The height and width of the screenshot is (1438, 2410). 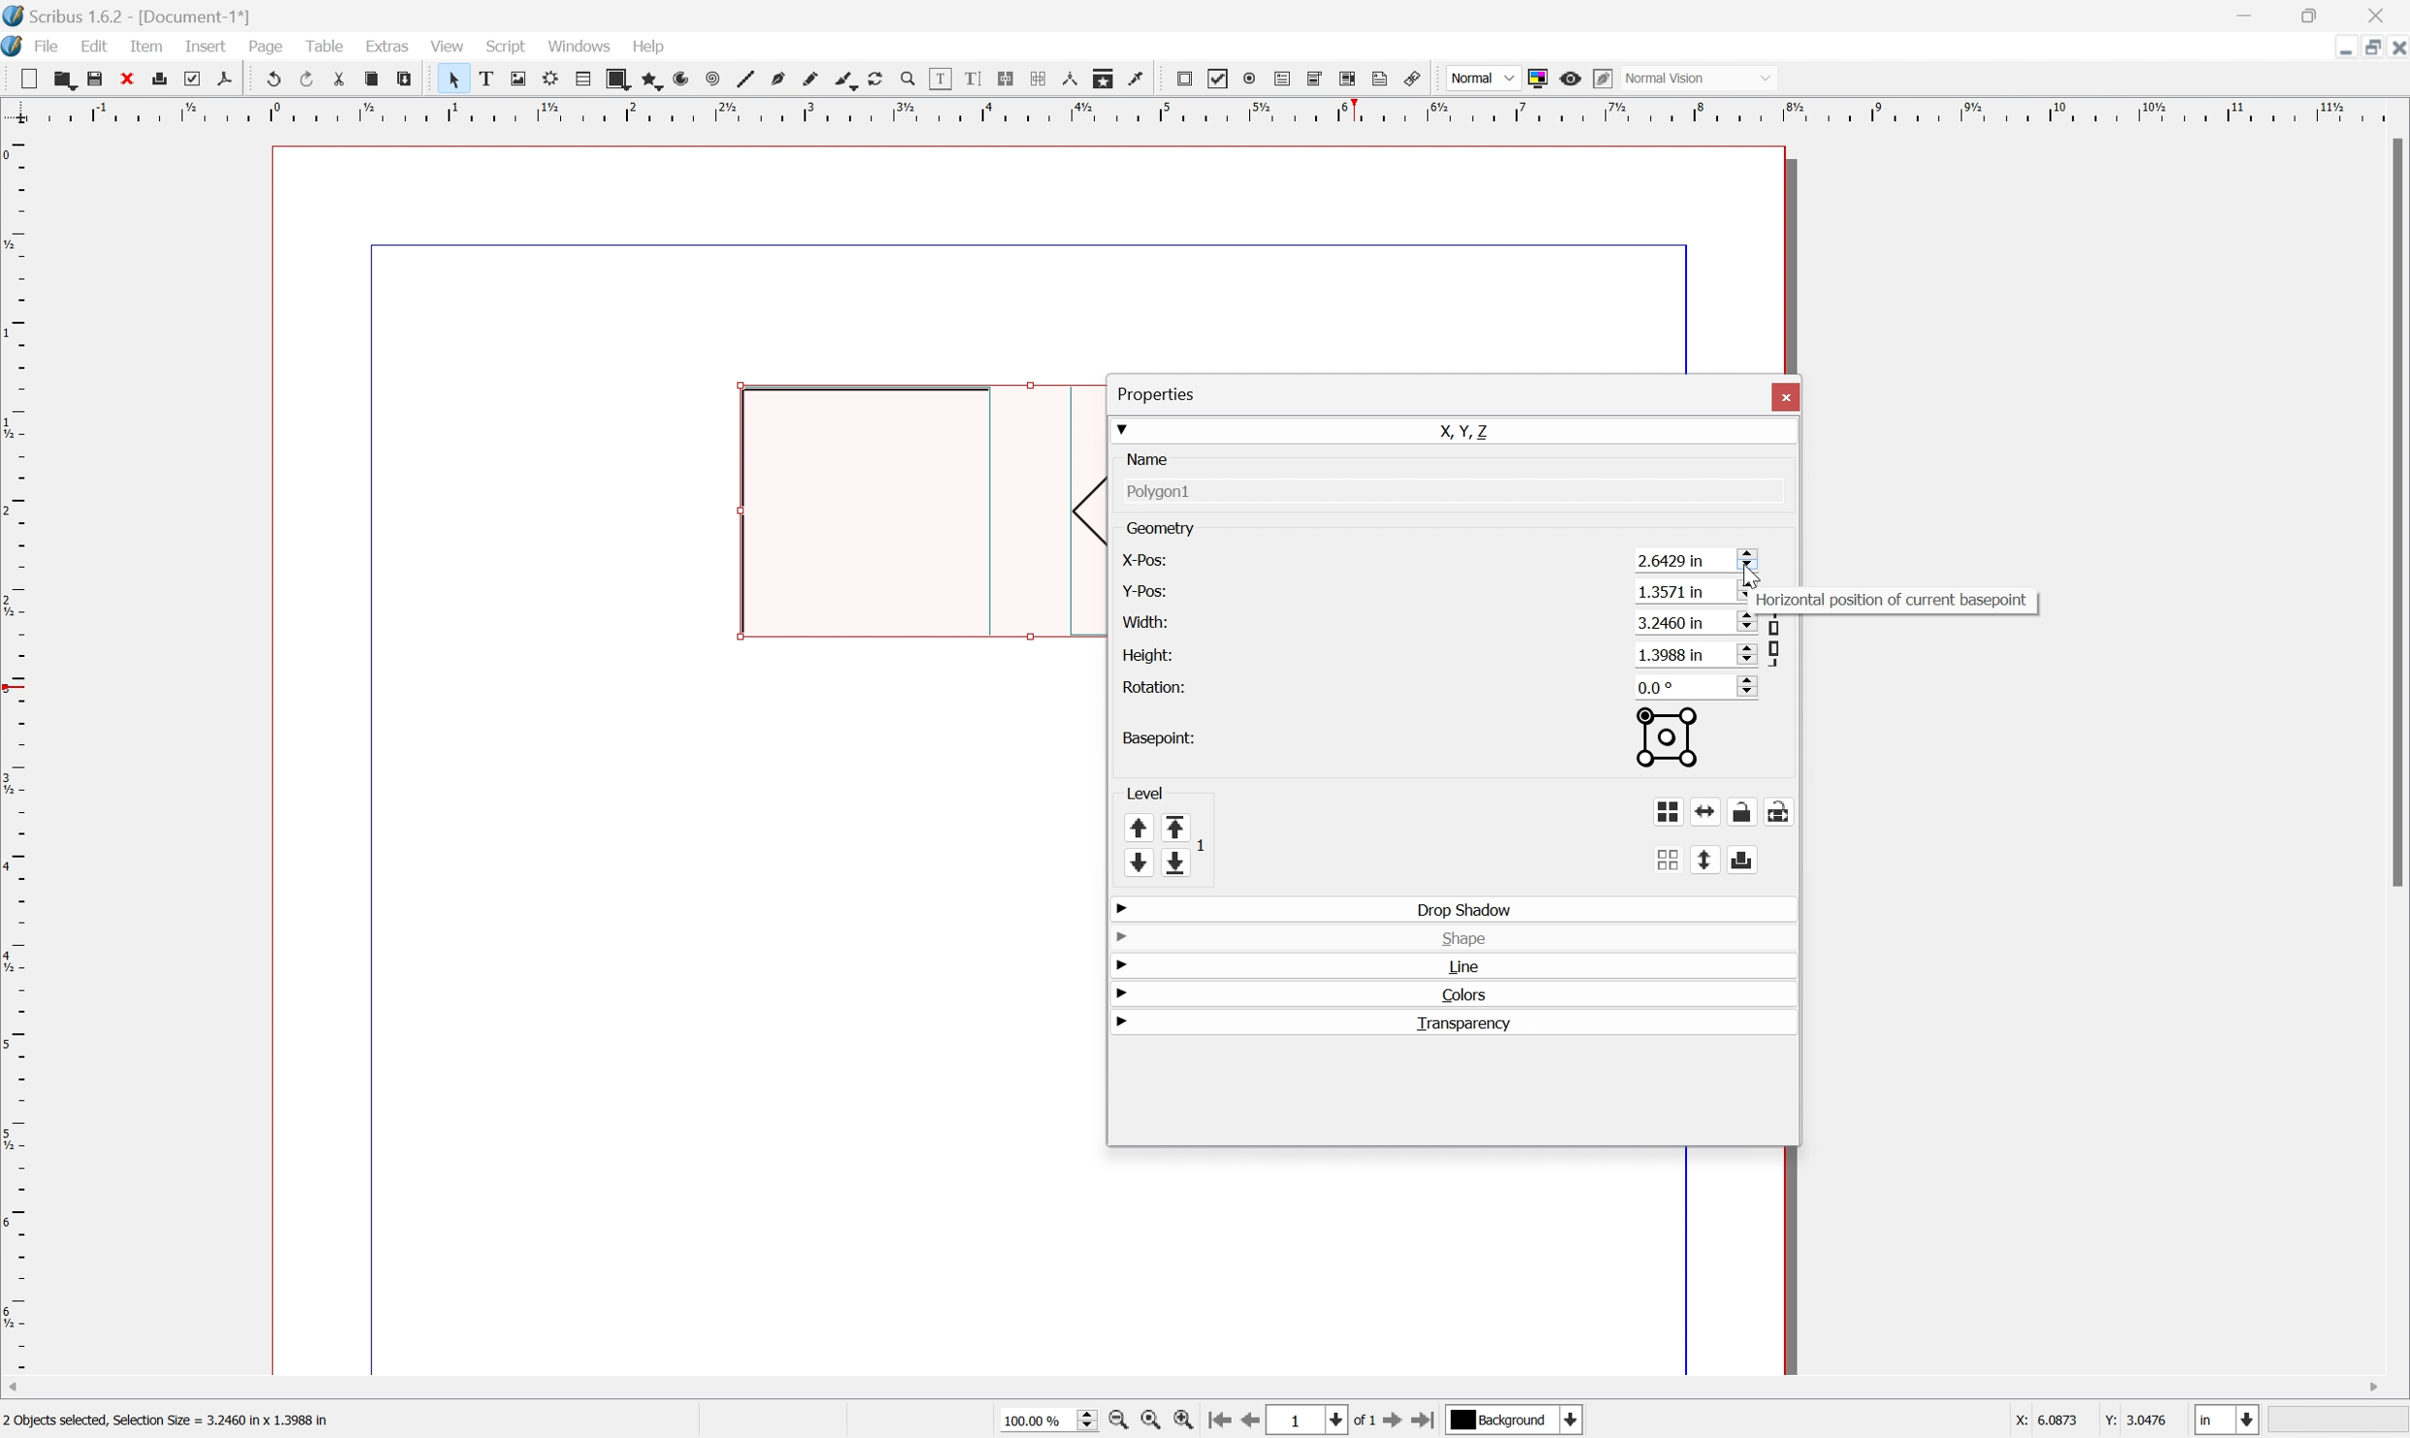 I want to click on drop down, so click(x=1127, y=425).